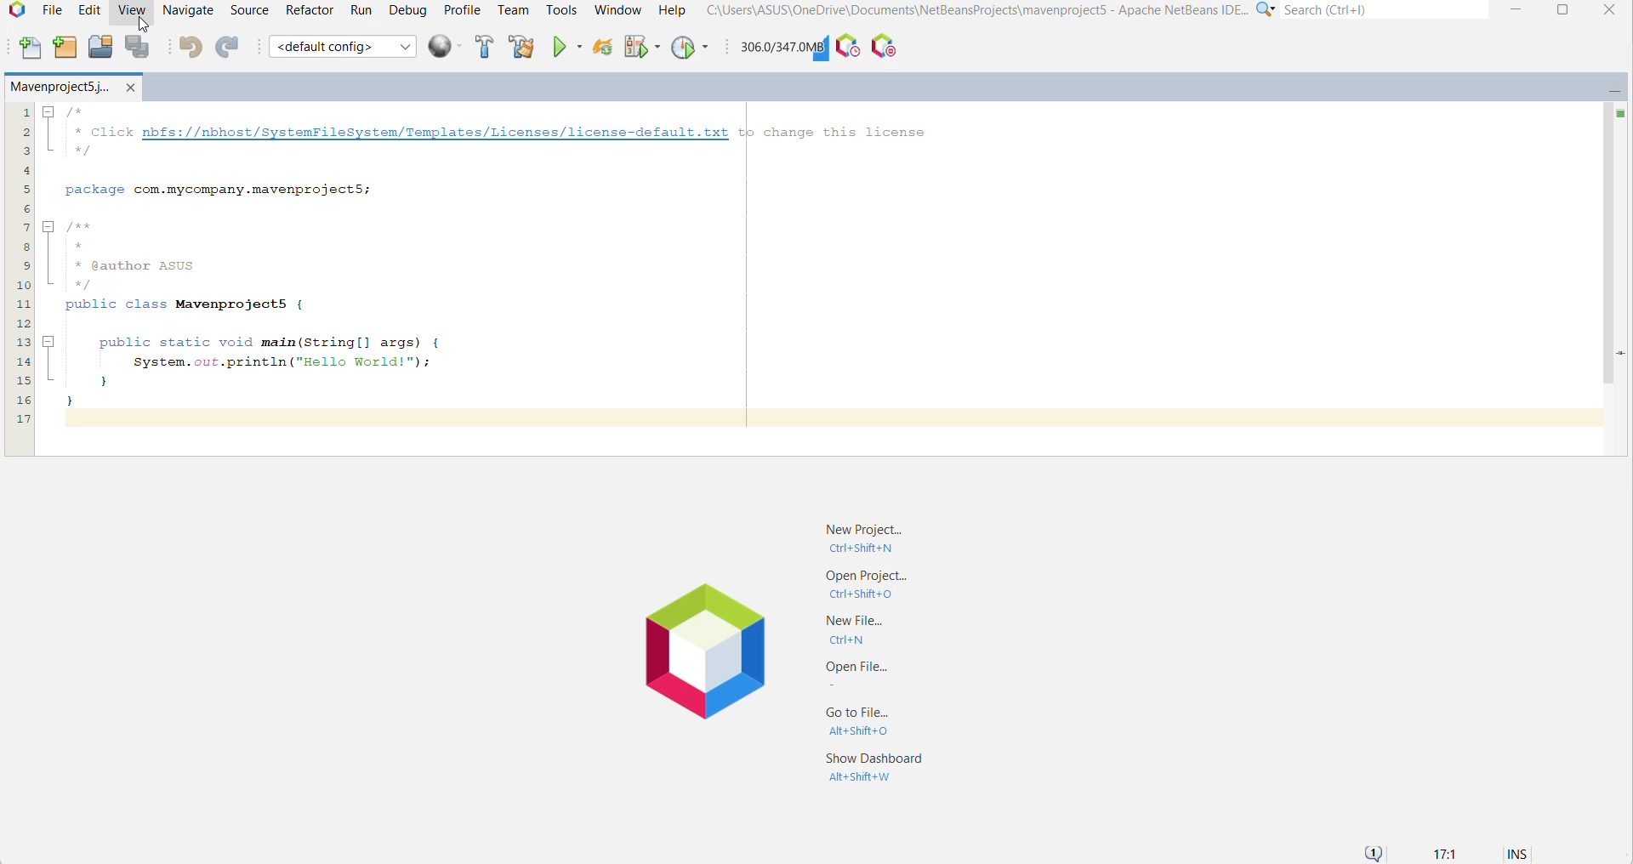  Describe the element at coordinates (345, 46) in the screenshot. I see `Set Project Configuration` at that location.